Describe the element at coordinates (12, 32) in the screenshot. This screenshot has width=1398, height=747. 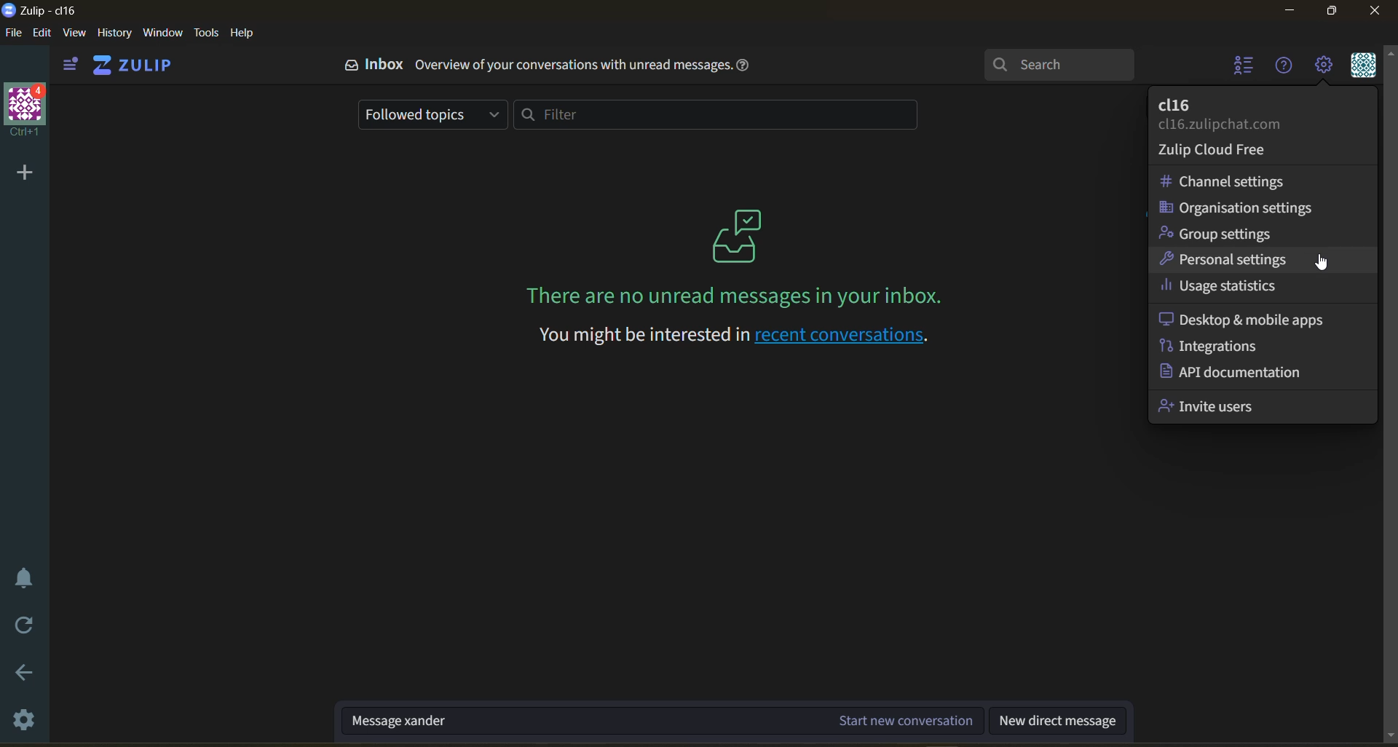
I see `file` at that location.